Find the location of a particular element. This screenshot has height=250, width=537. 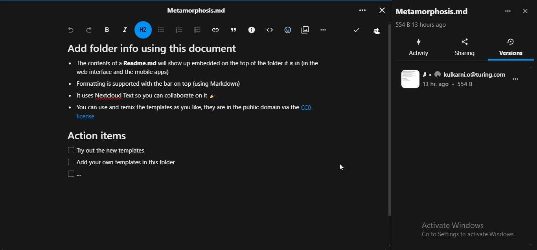

remaining actions is located at coordinates (323, 29).